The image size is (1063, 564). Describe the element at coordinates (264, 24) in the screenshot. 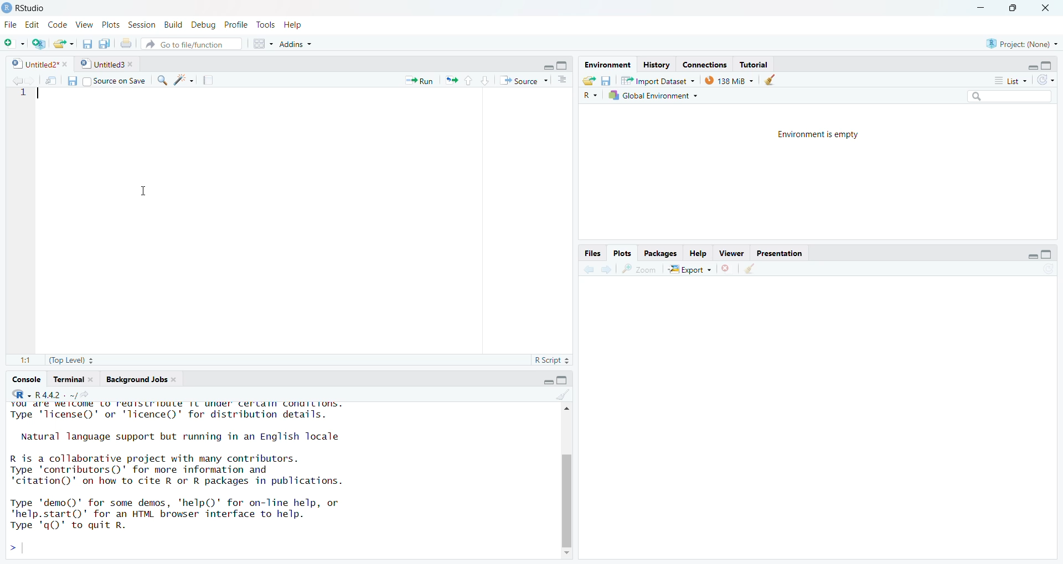

I see `Tools` at that location.